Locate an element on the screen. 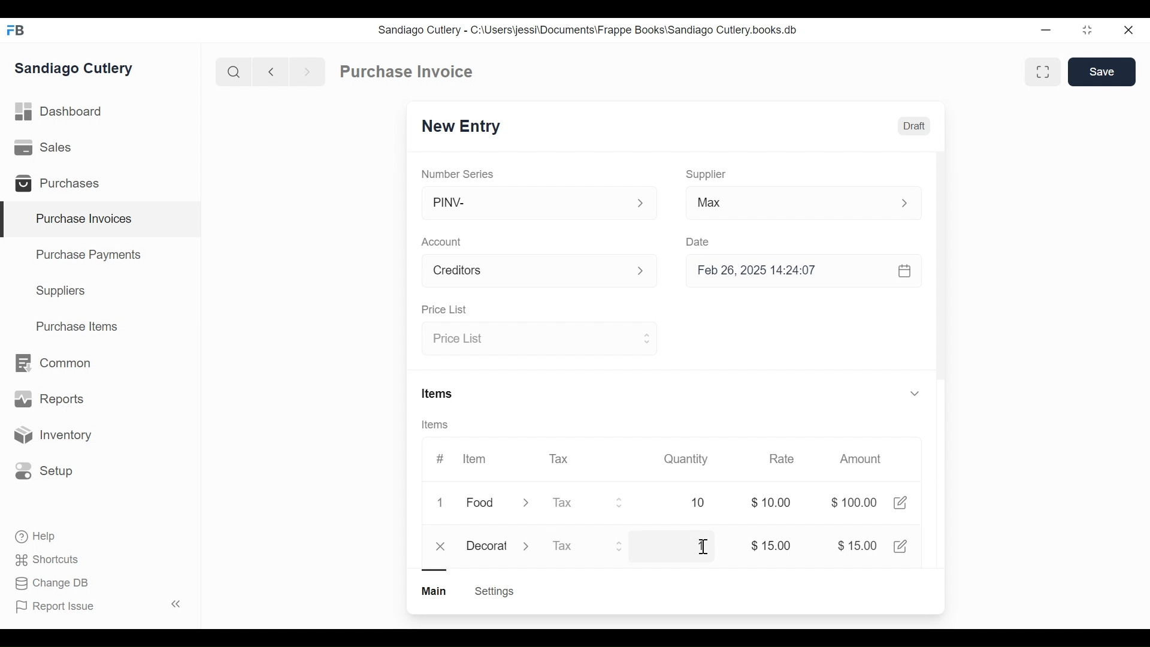  Item is located at coordinates (473, 459).